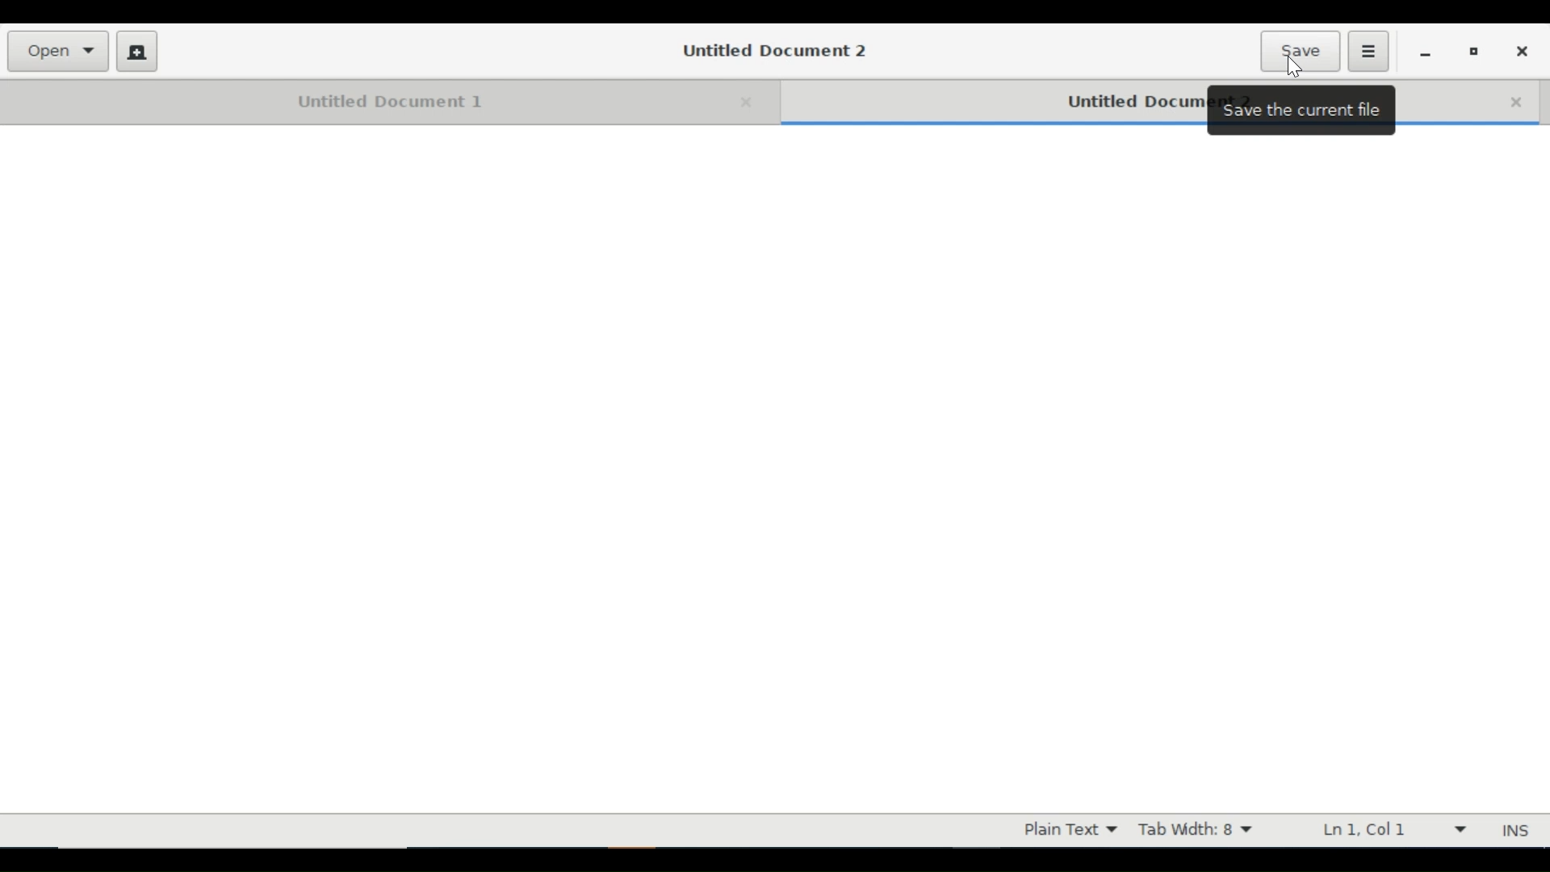  I want to click on Close, so click(1527, 51).